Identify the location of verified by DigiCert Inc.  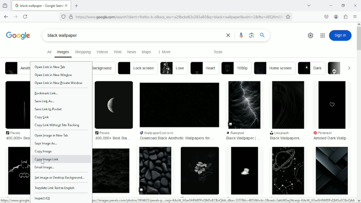
(71, 17).